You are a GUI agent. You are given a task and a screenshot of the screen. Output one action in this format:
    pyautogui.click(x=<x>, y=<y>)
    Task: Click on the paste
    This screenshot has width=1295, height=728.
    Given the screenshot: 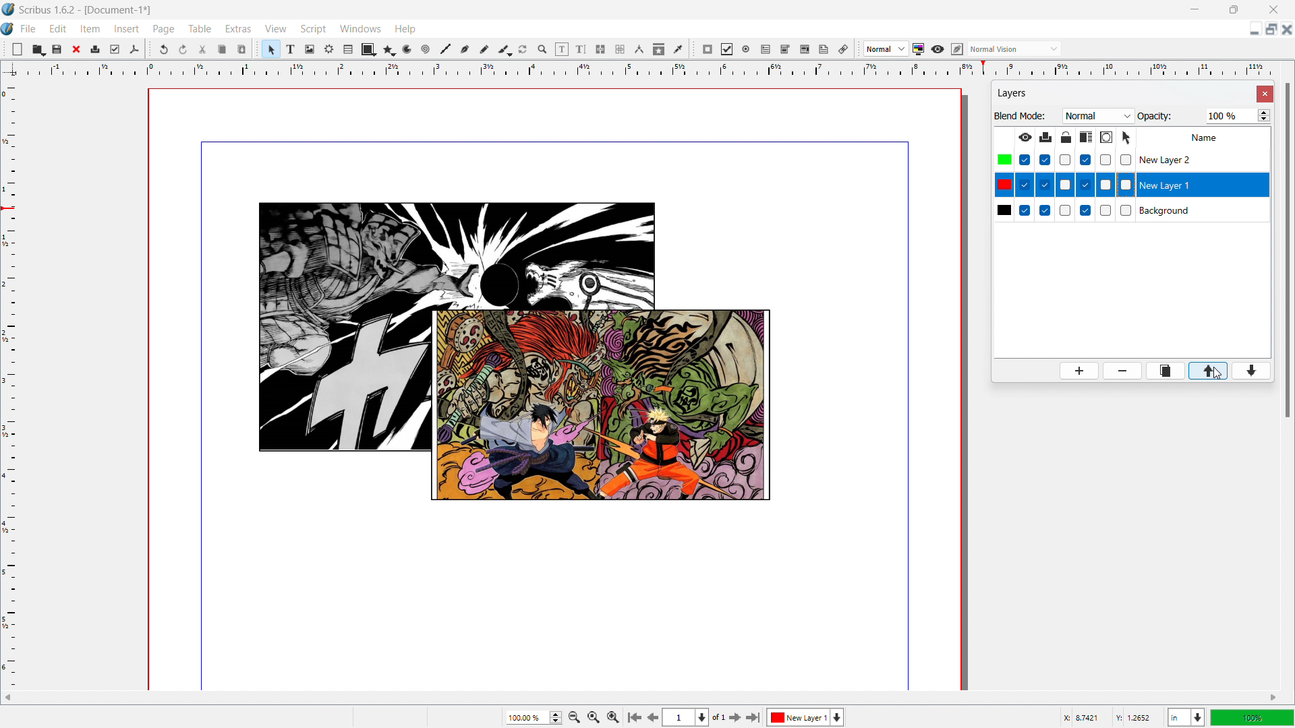 What is the action you would take?
    pyautogui.click(x=242, y=49)
    